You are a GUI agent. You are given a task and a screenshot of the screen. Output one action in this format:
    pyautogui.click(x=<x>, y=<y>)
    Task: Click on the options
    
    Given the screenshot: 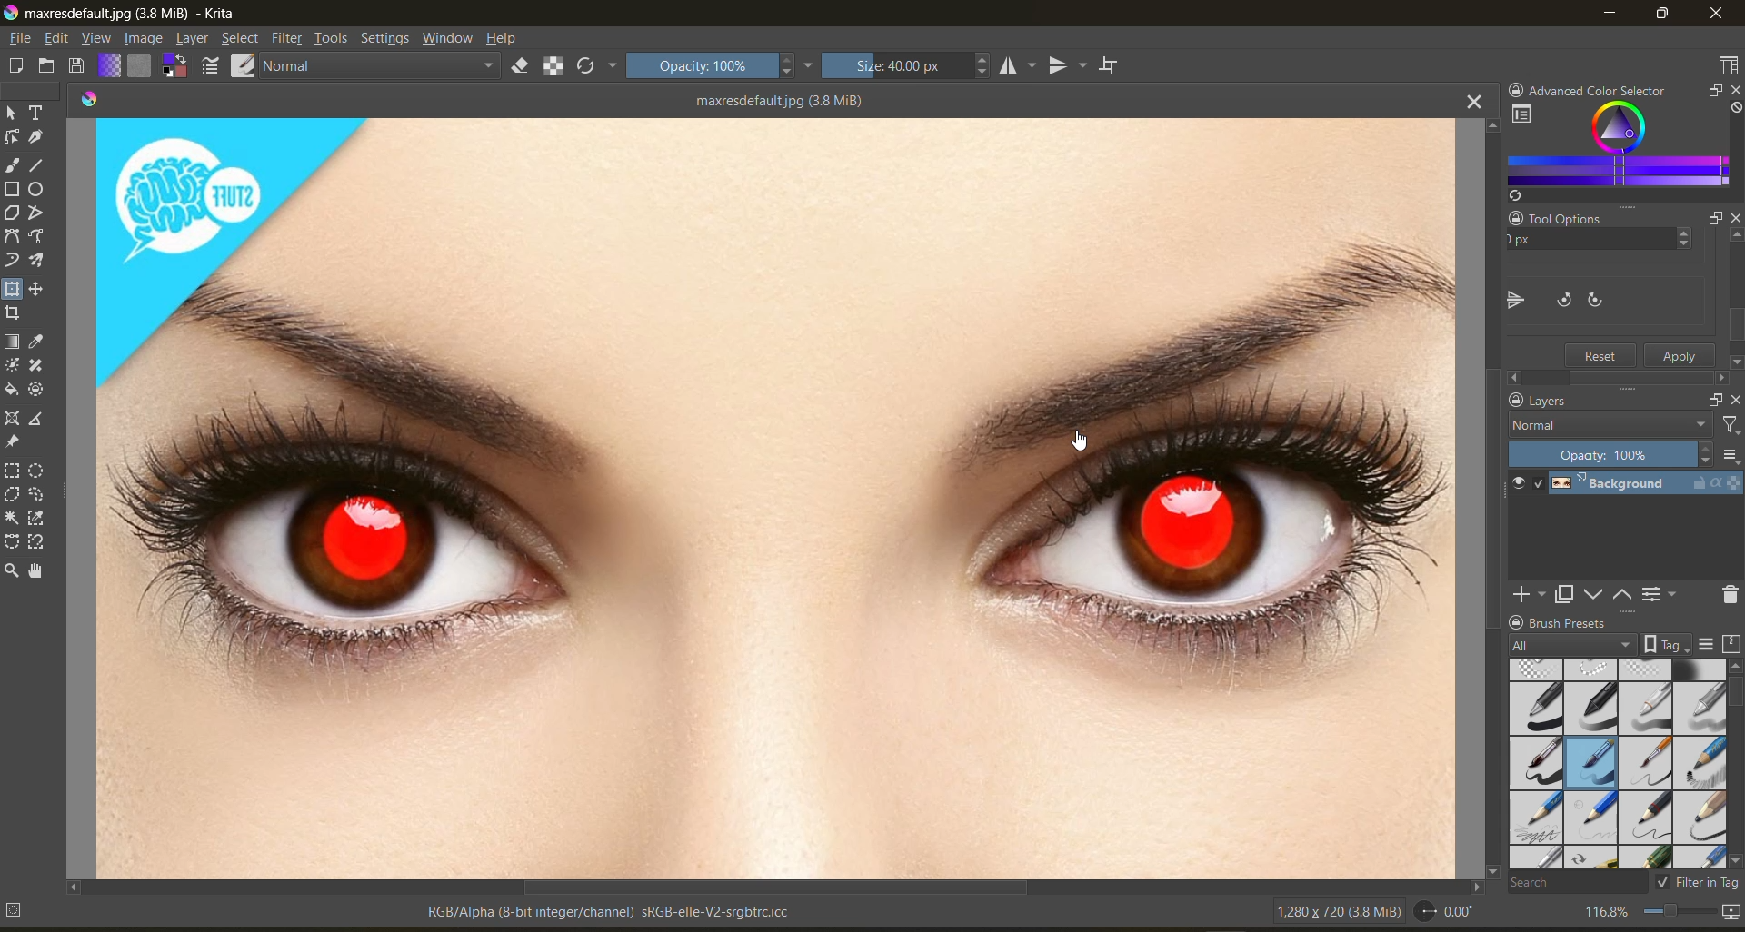 What is the action you would take?
    pyautogui.click(x=1730, y=455)
    